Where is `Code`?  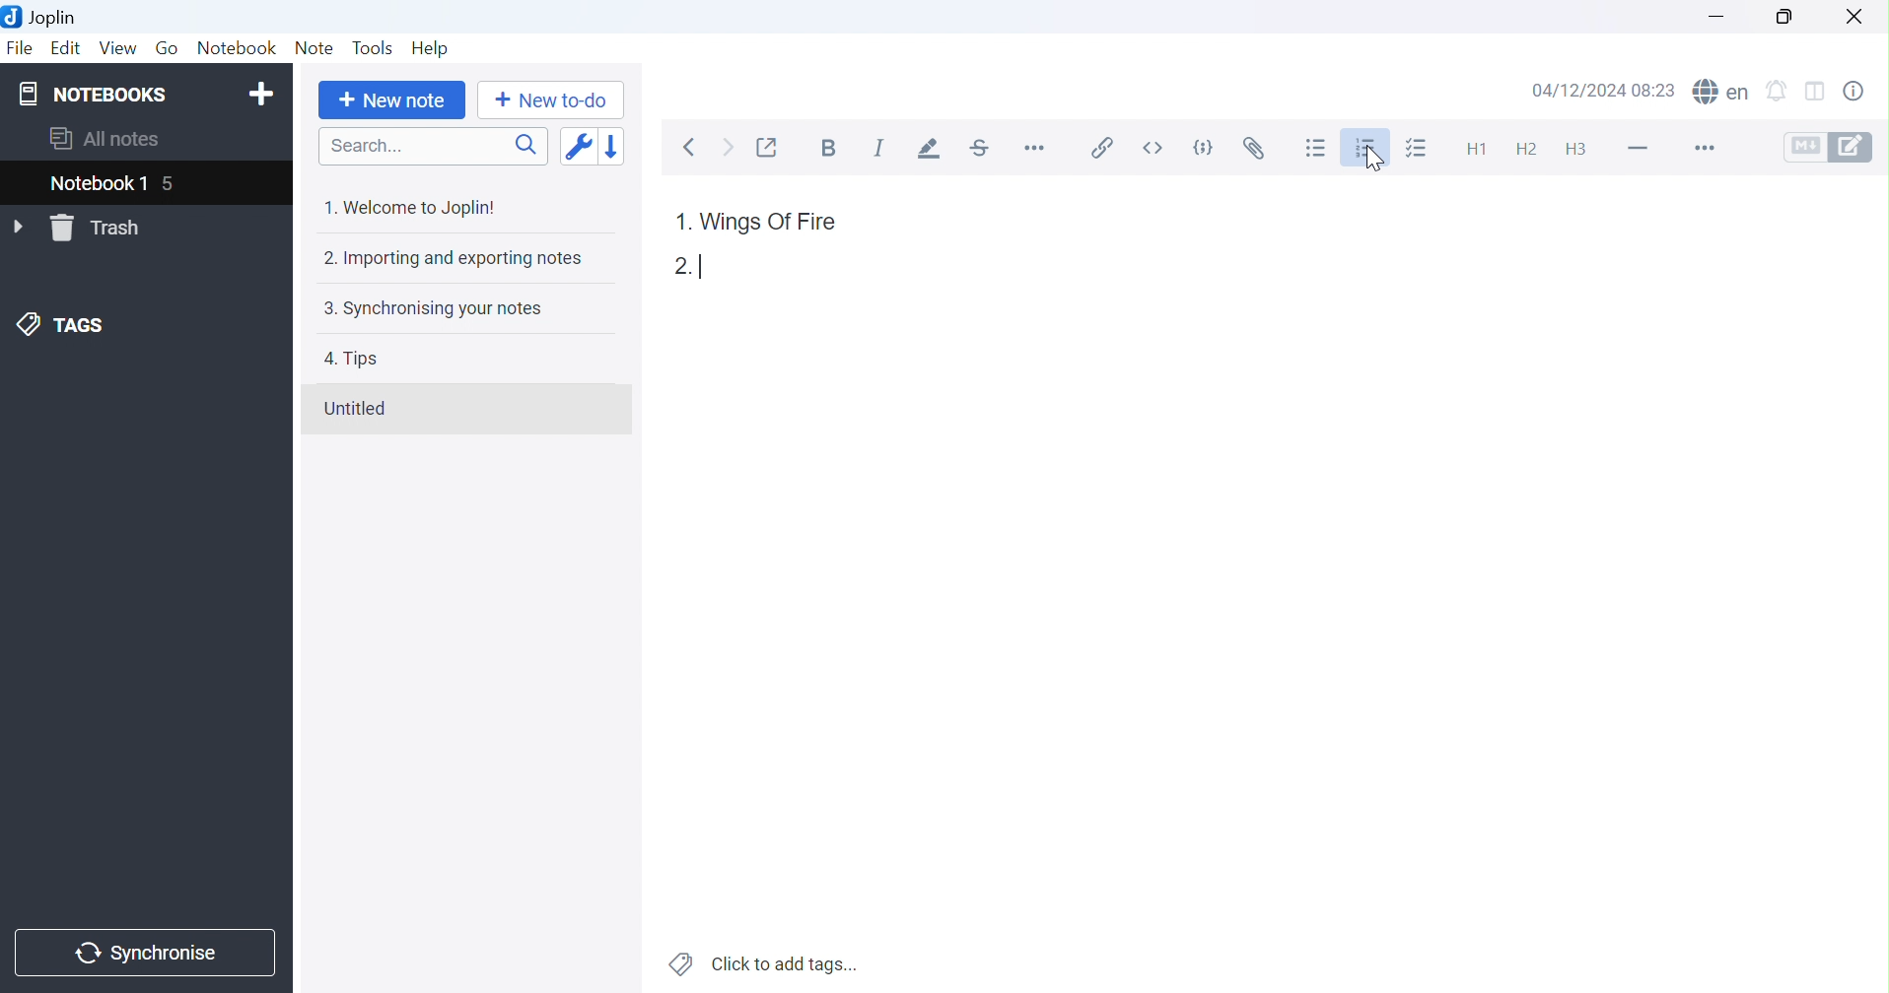
Code is located at coordinates (1203, 151).